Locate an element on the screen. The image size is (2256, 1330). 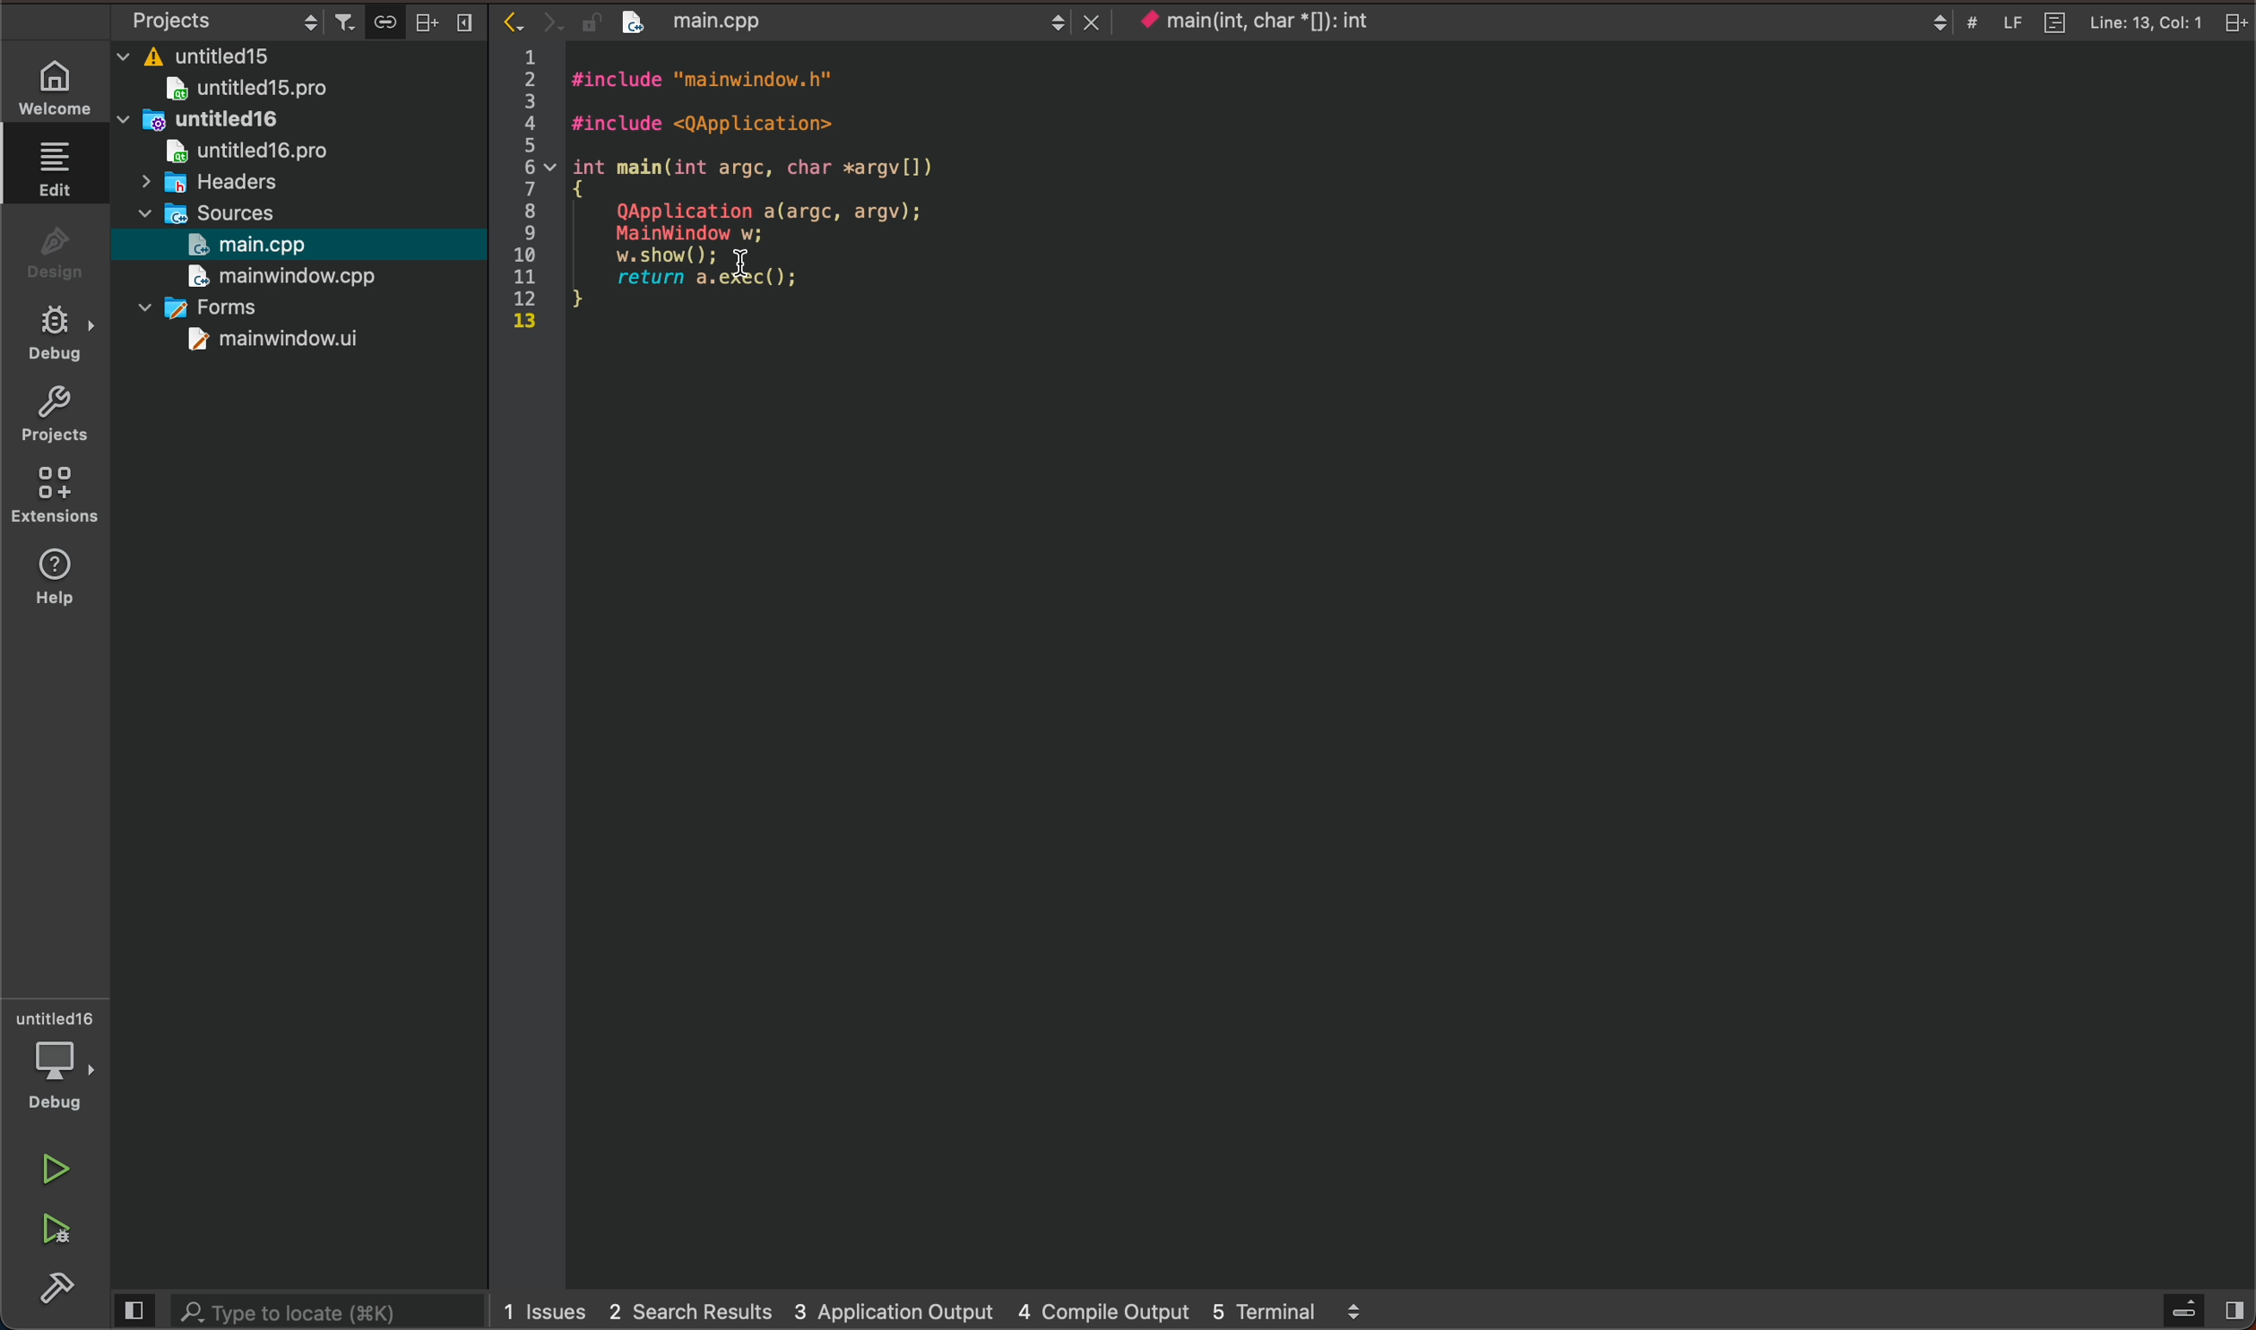
file info is located at coordinates (2082, 22).